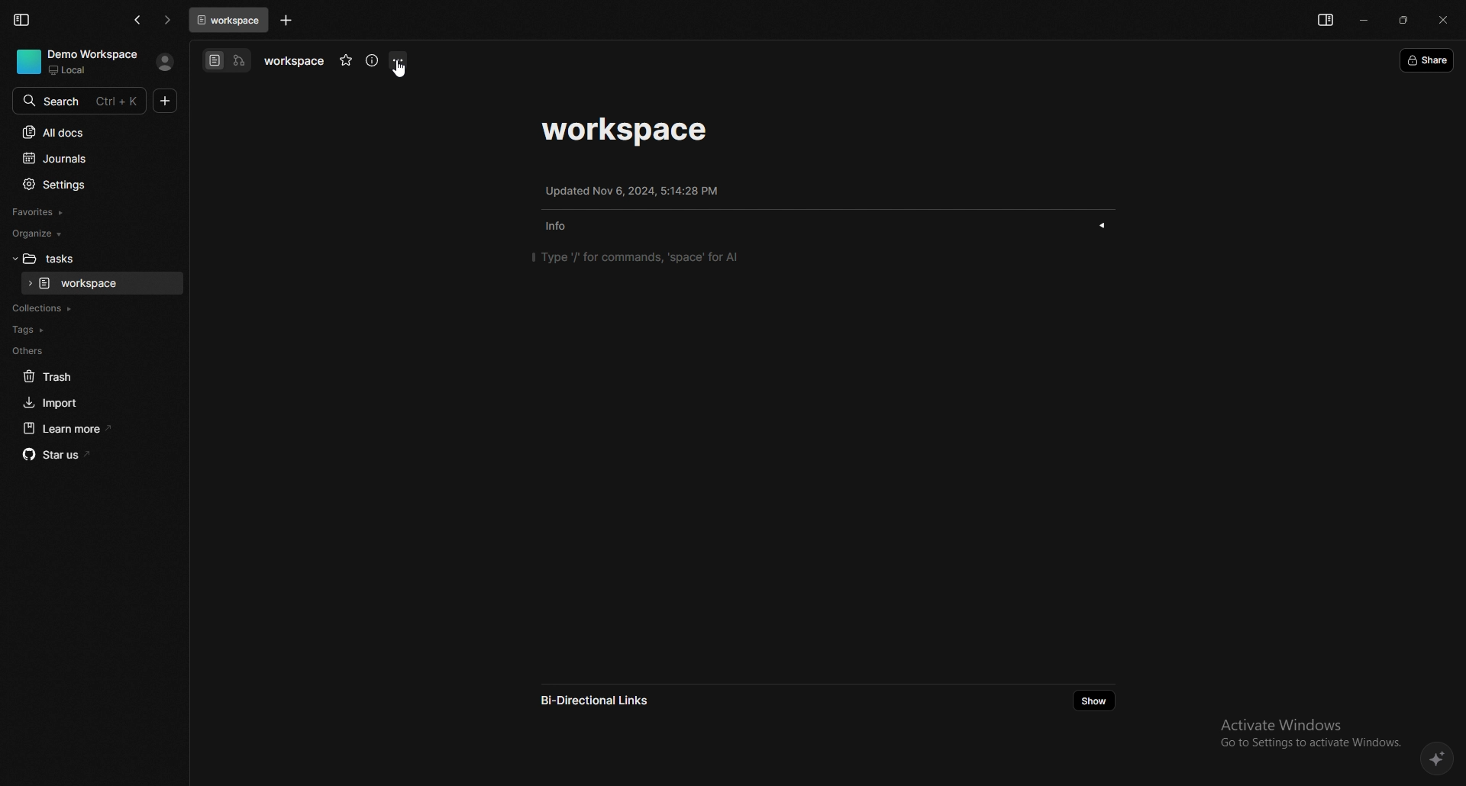  What do you see at coordinates (627, 130) in the screenshot?
I see `task name` at bounding box center [627, 130].